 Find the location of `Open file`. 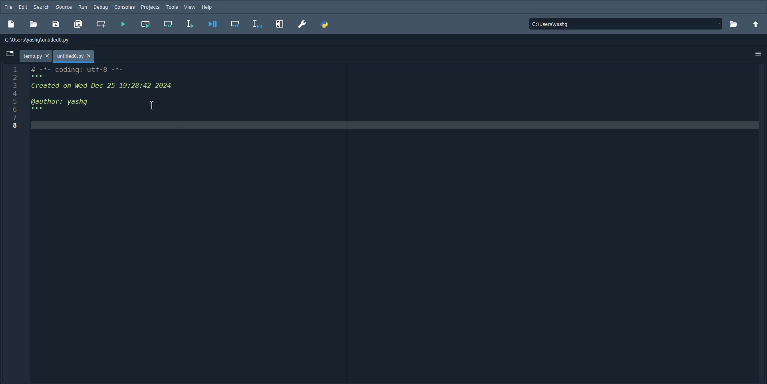

Open file is located at coordinates (734, 23).